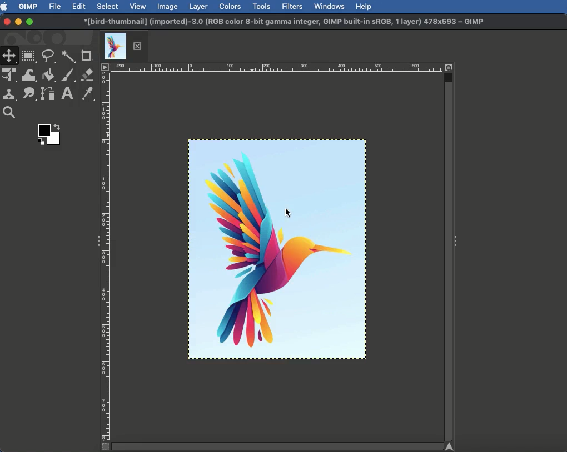  Describe the element at coordinates (78, 6) in the screenshot. I see `Edit` at that location.